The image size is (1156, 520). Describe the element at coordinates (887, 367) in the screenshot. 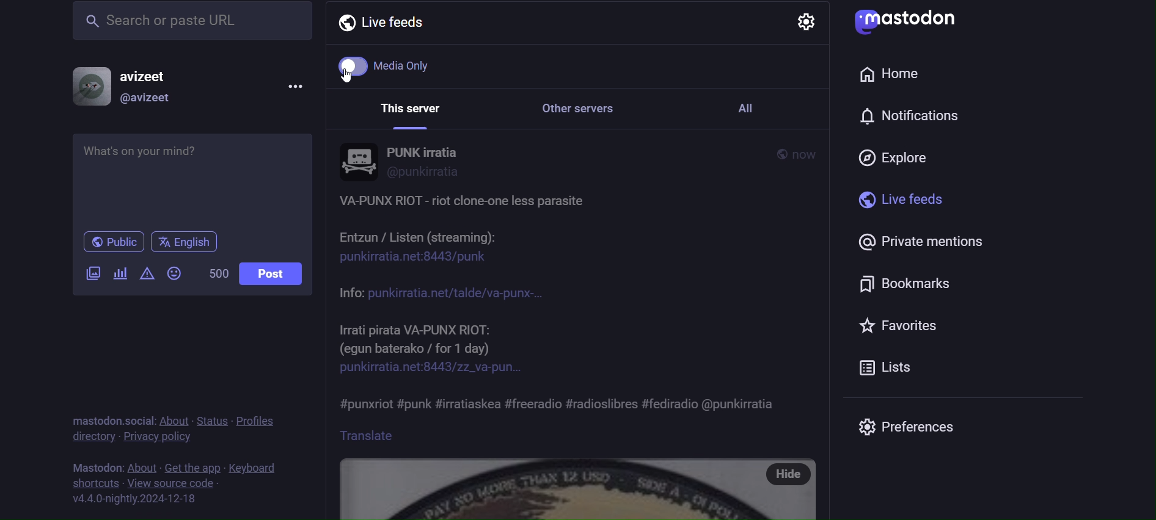

I see `Lists` at that location.